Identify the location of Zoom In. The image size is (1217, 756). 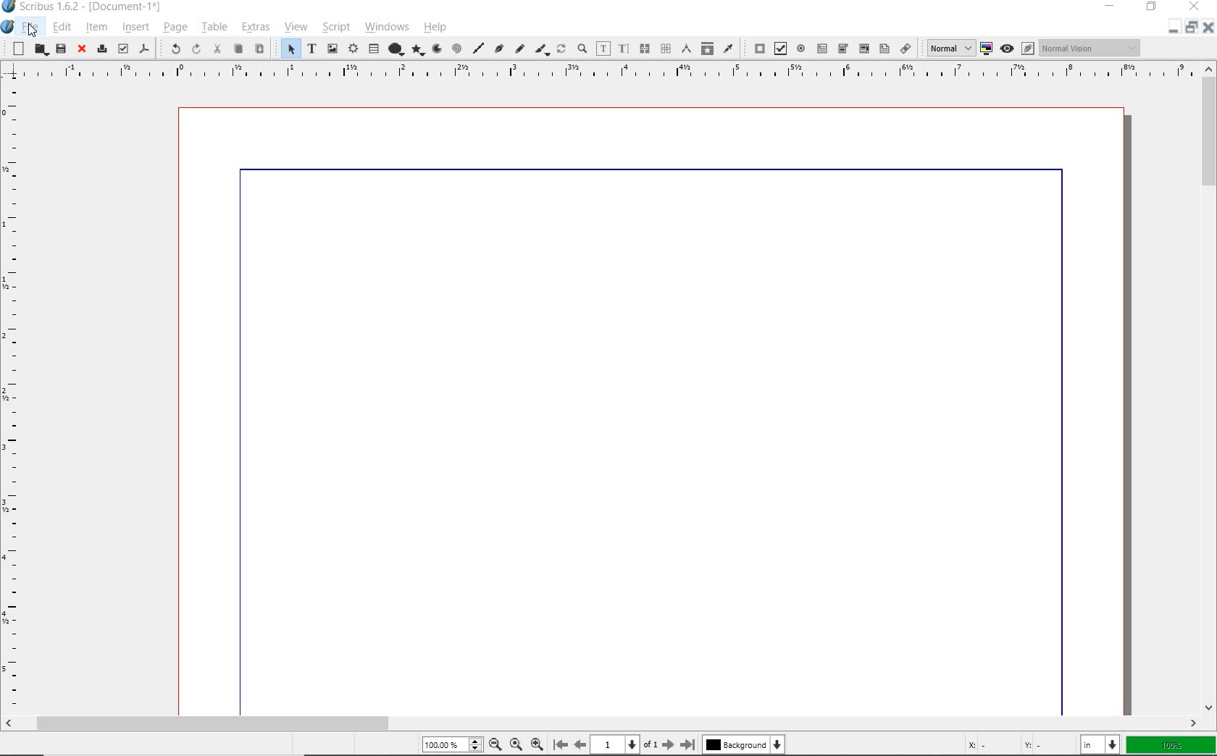
(537, 745).